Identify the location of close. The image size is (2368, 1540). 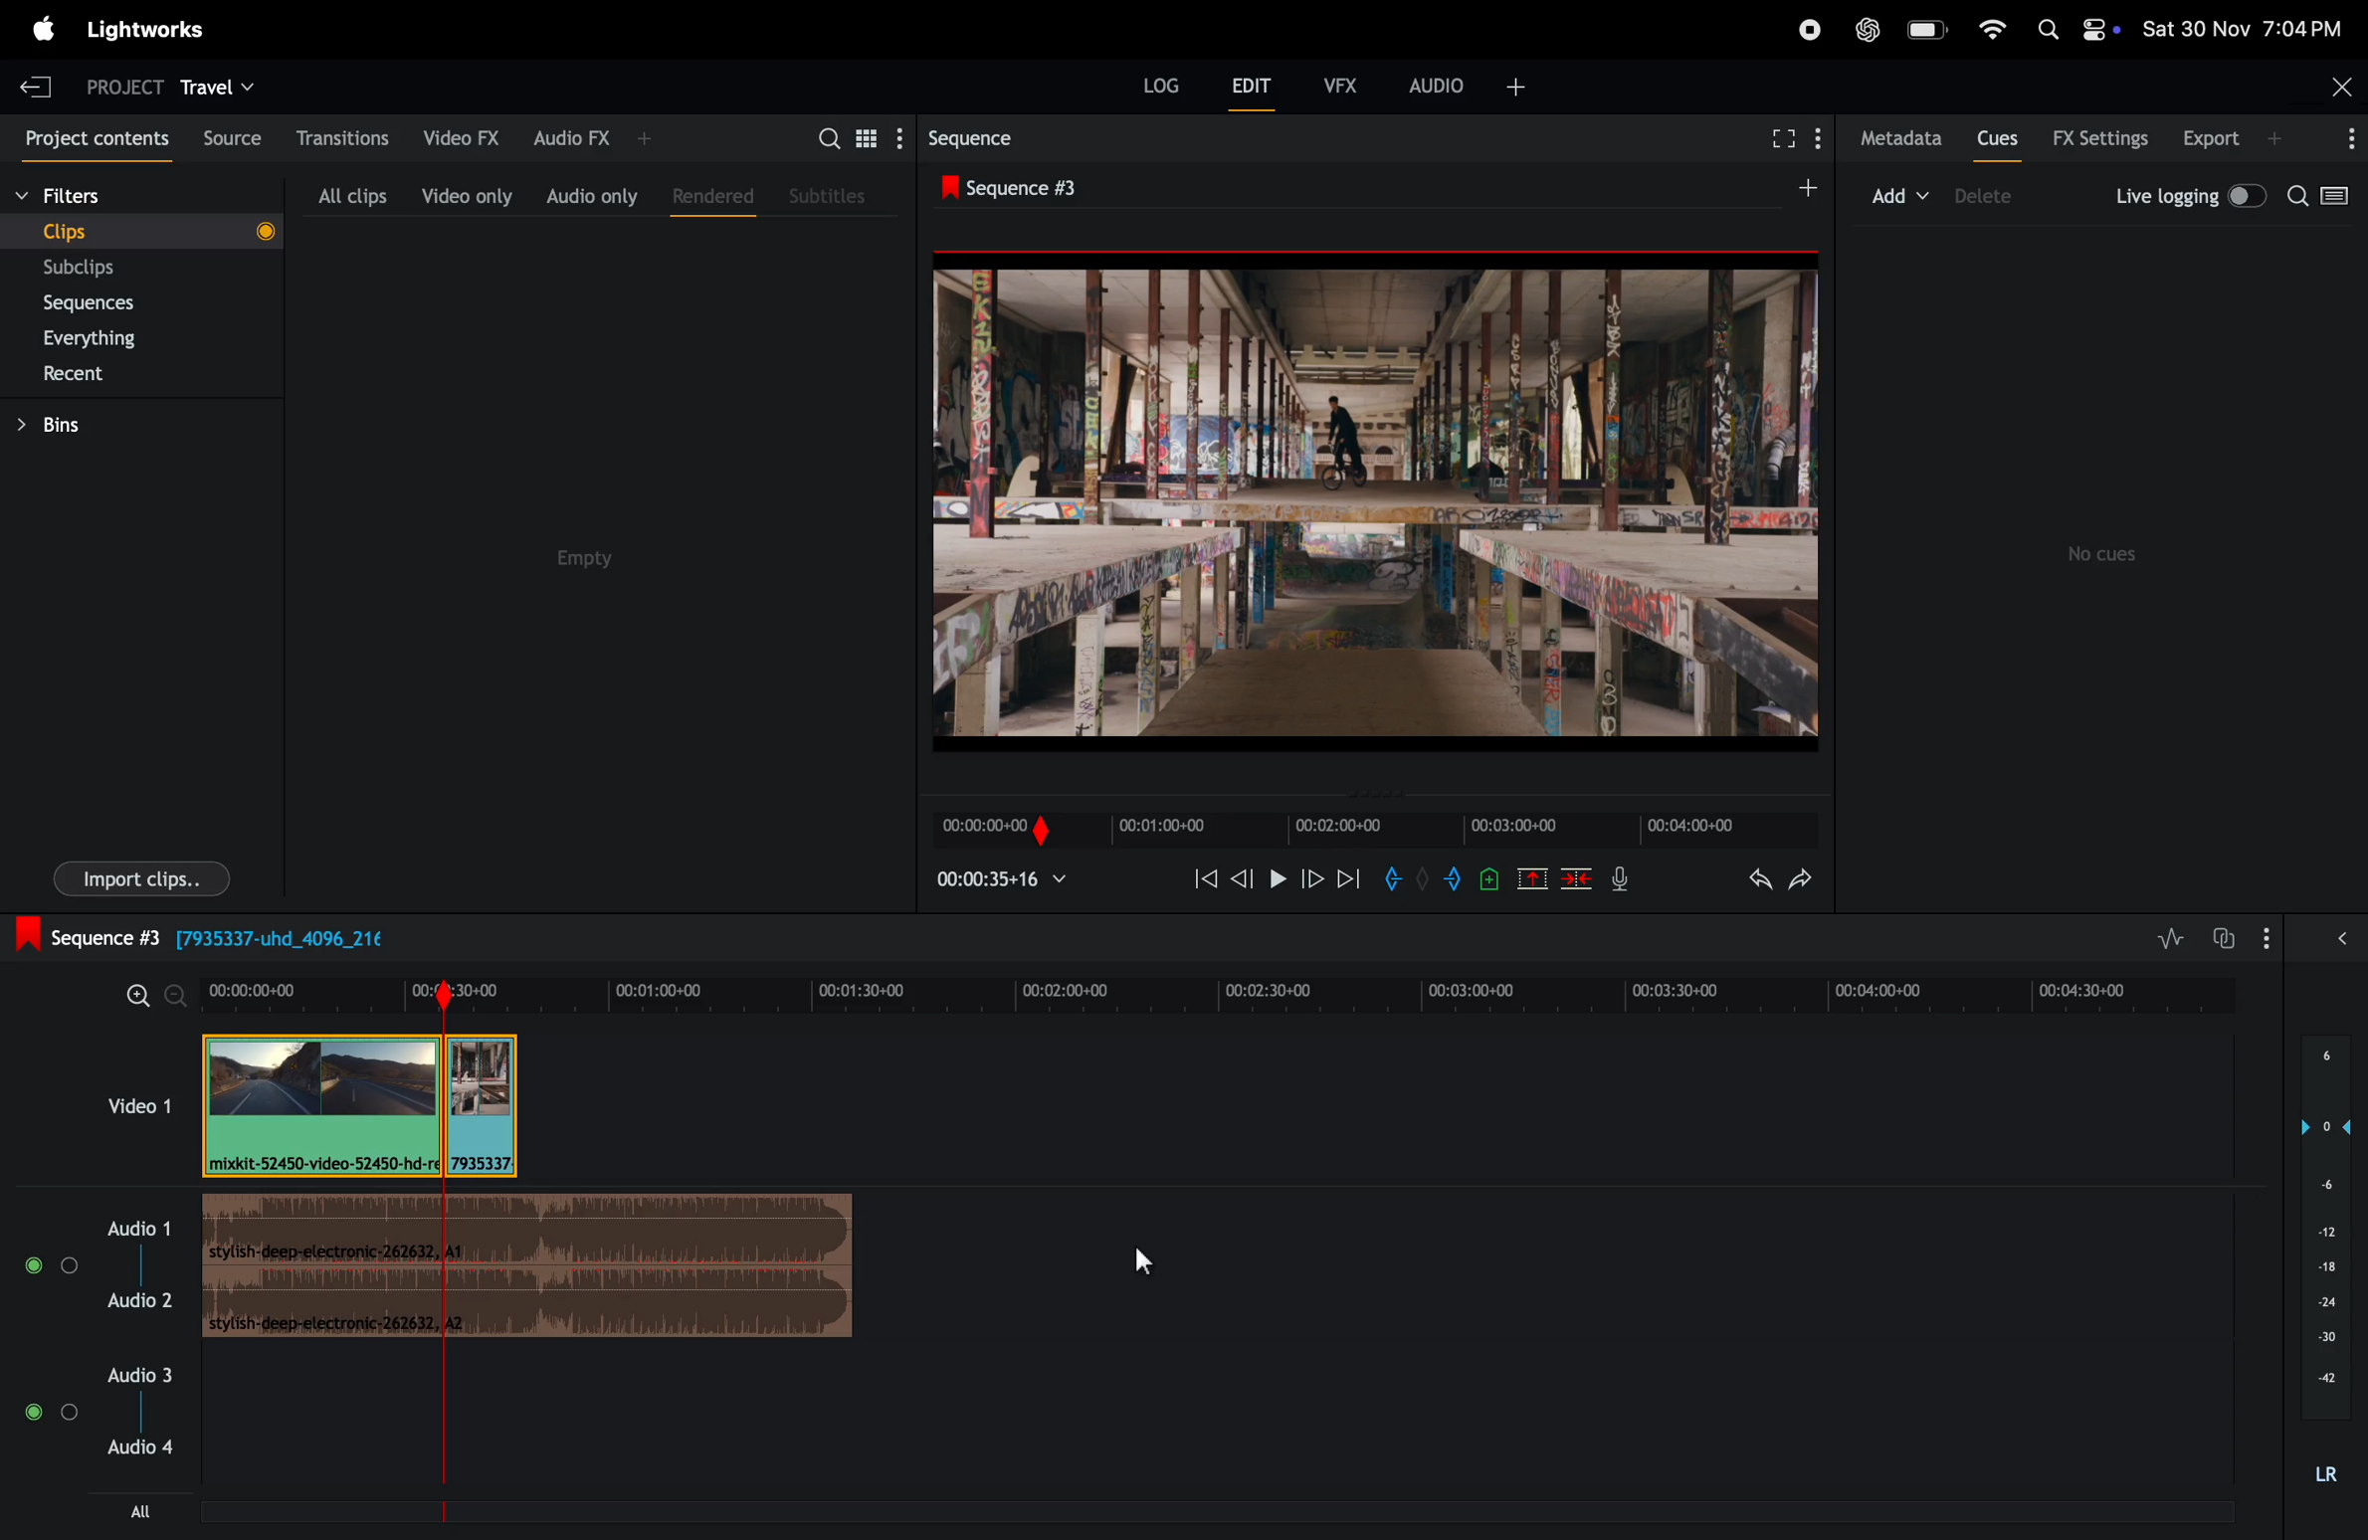
(2334, 87).